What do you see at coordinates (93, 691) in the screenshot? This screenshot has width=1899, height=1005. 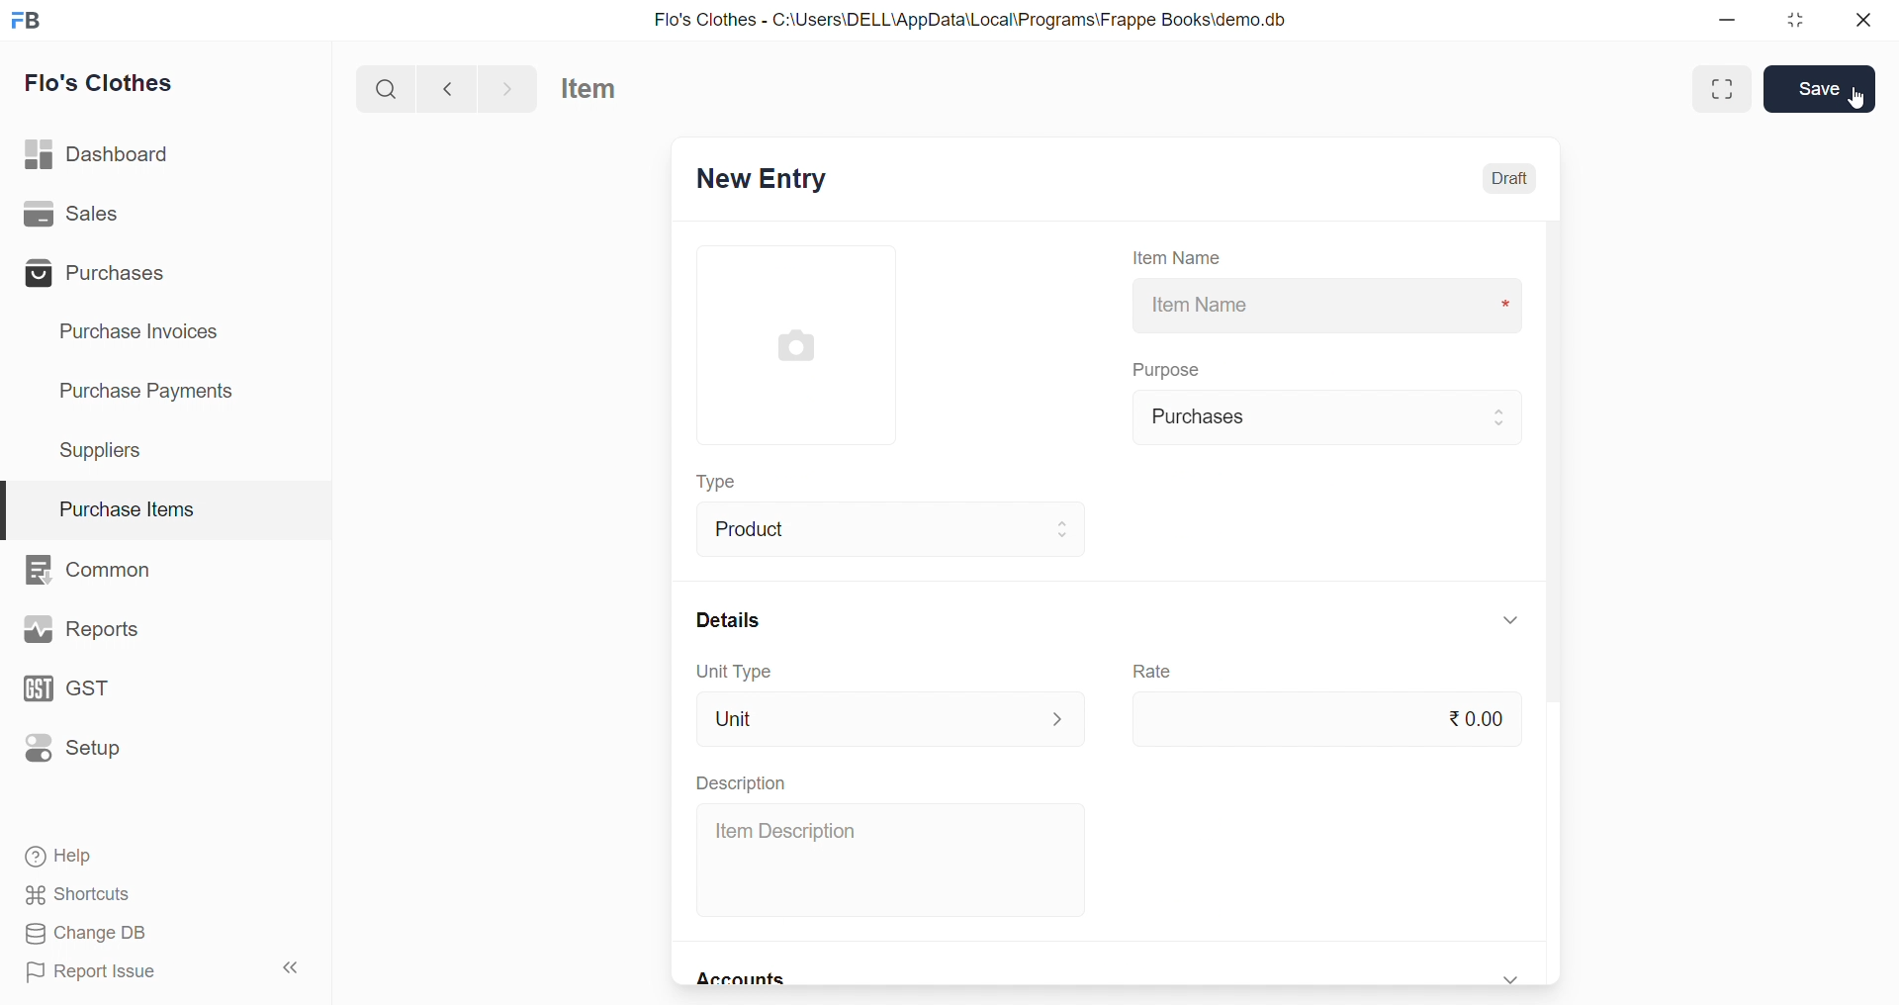 I see `GST` at bounding box center [93, 691].